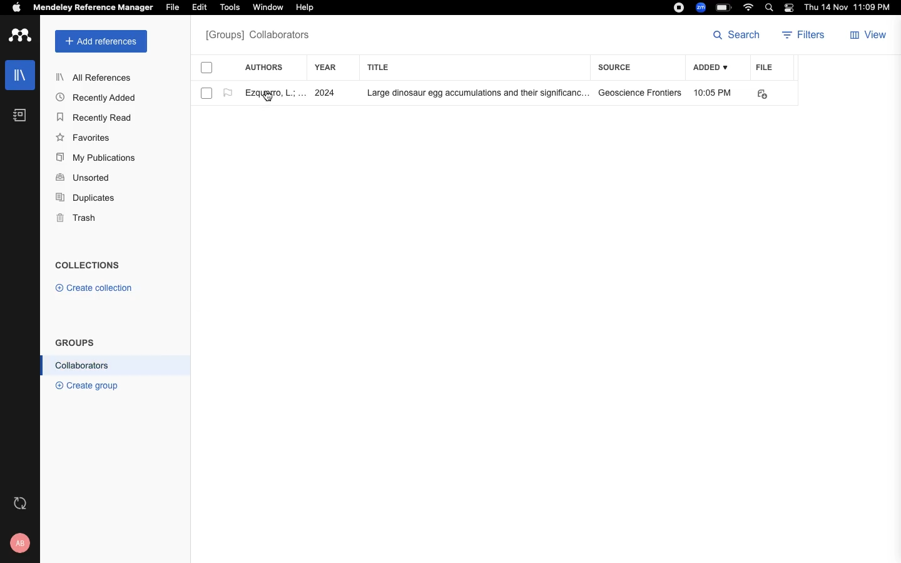  What do you see at coordinates (712, 68) in the screenshot?
I see `ADDED ` at bounding box center [712, 68].